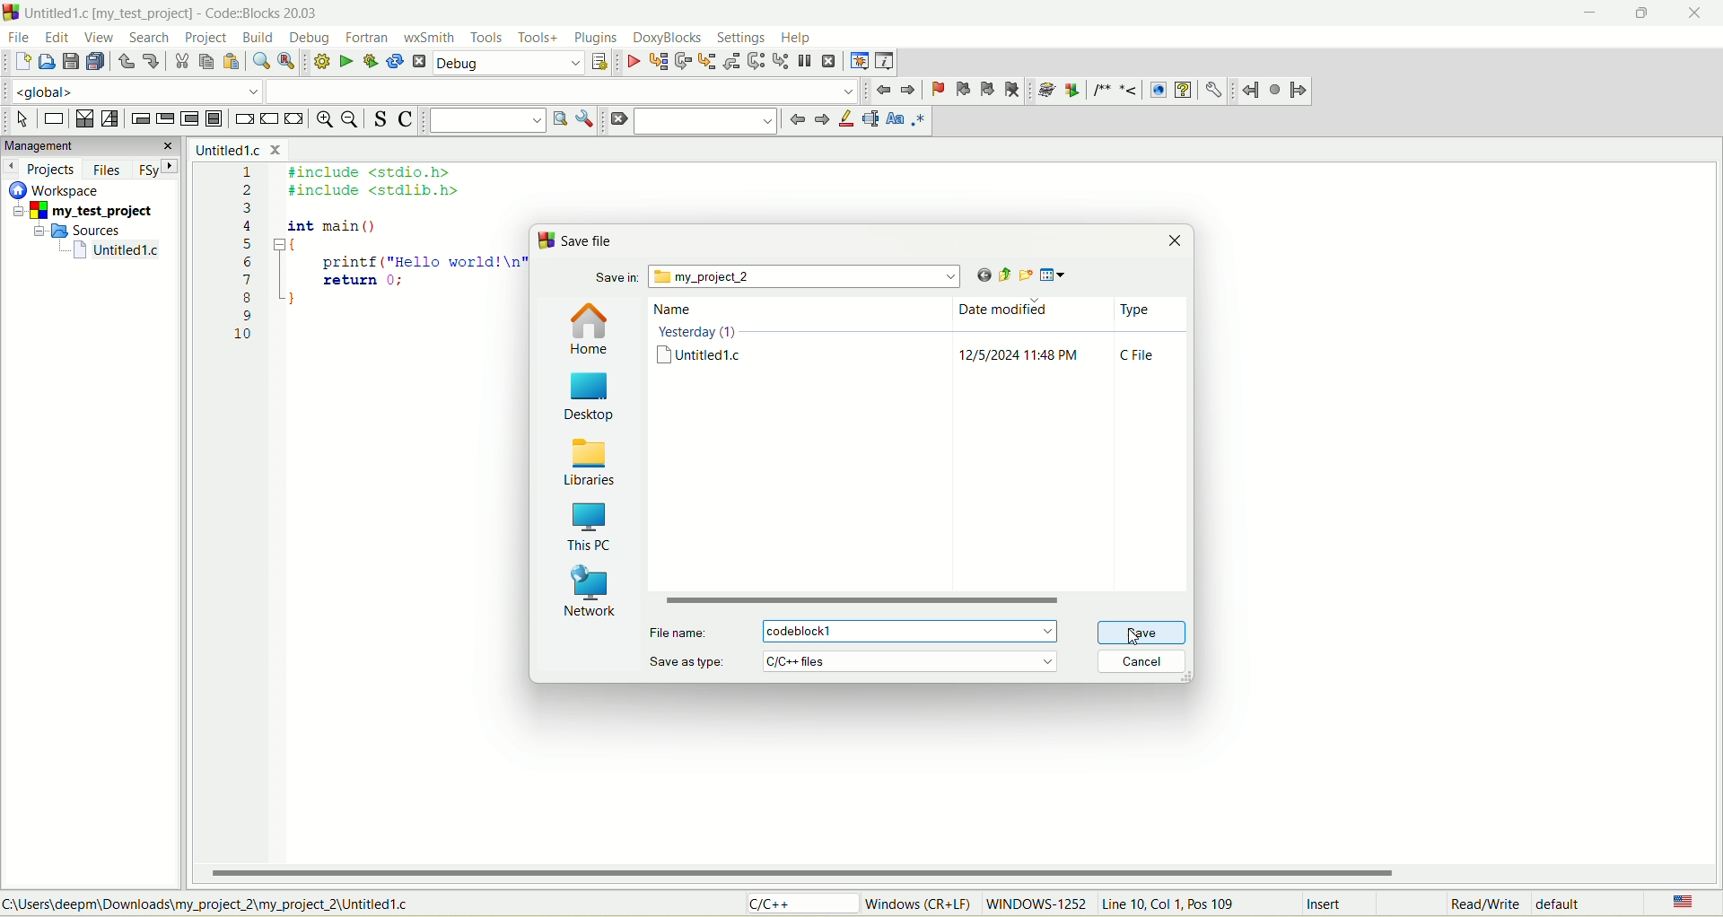 The width and height of the screenshot is (1723, 917). I want to click on date modified, so click(1021, 337).